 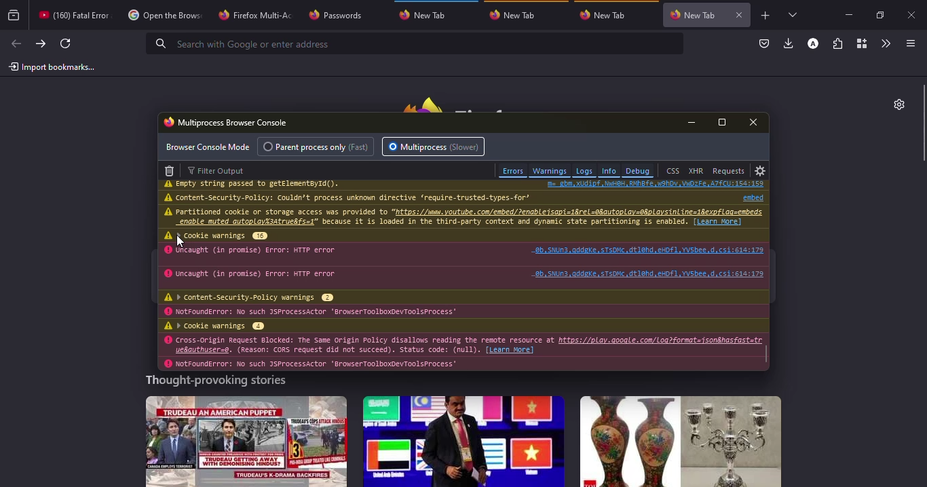 What do you see at coordinates (694, 122) in the screenshot?
I see `minimize` at bounding box center [694, 122].